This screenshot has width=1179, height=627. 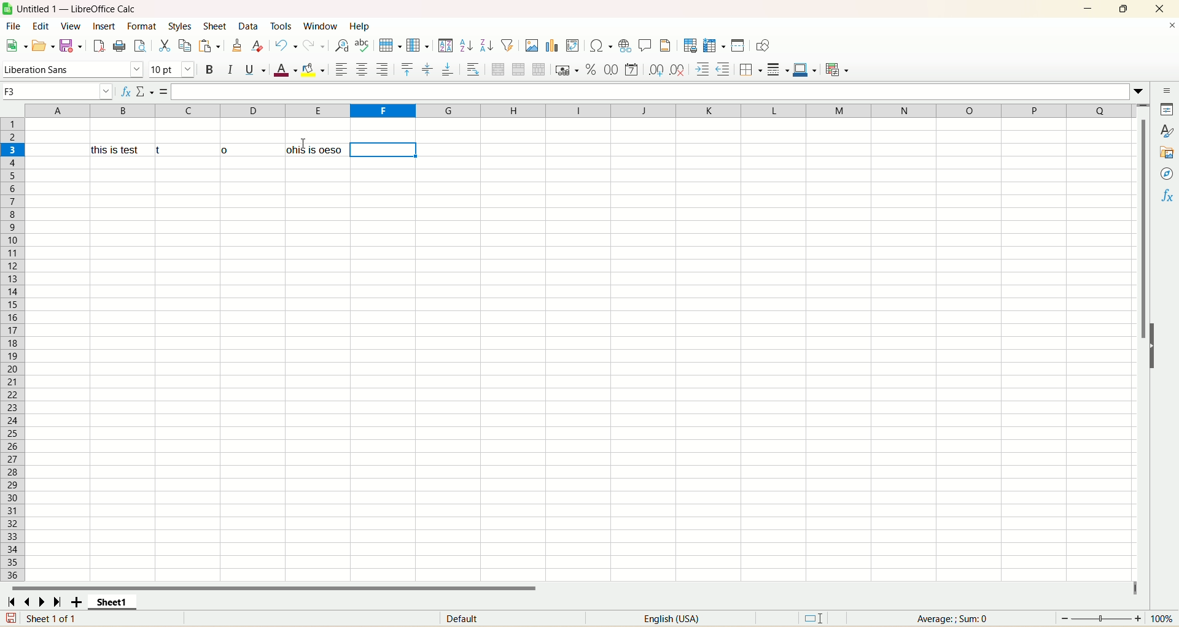 I want to click on style, so click(x=1164, y=131).